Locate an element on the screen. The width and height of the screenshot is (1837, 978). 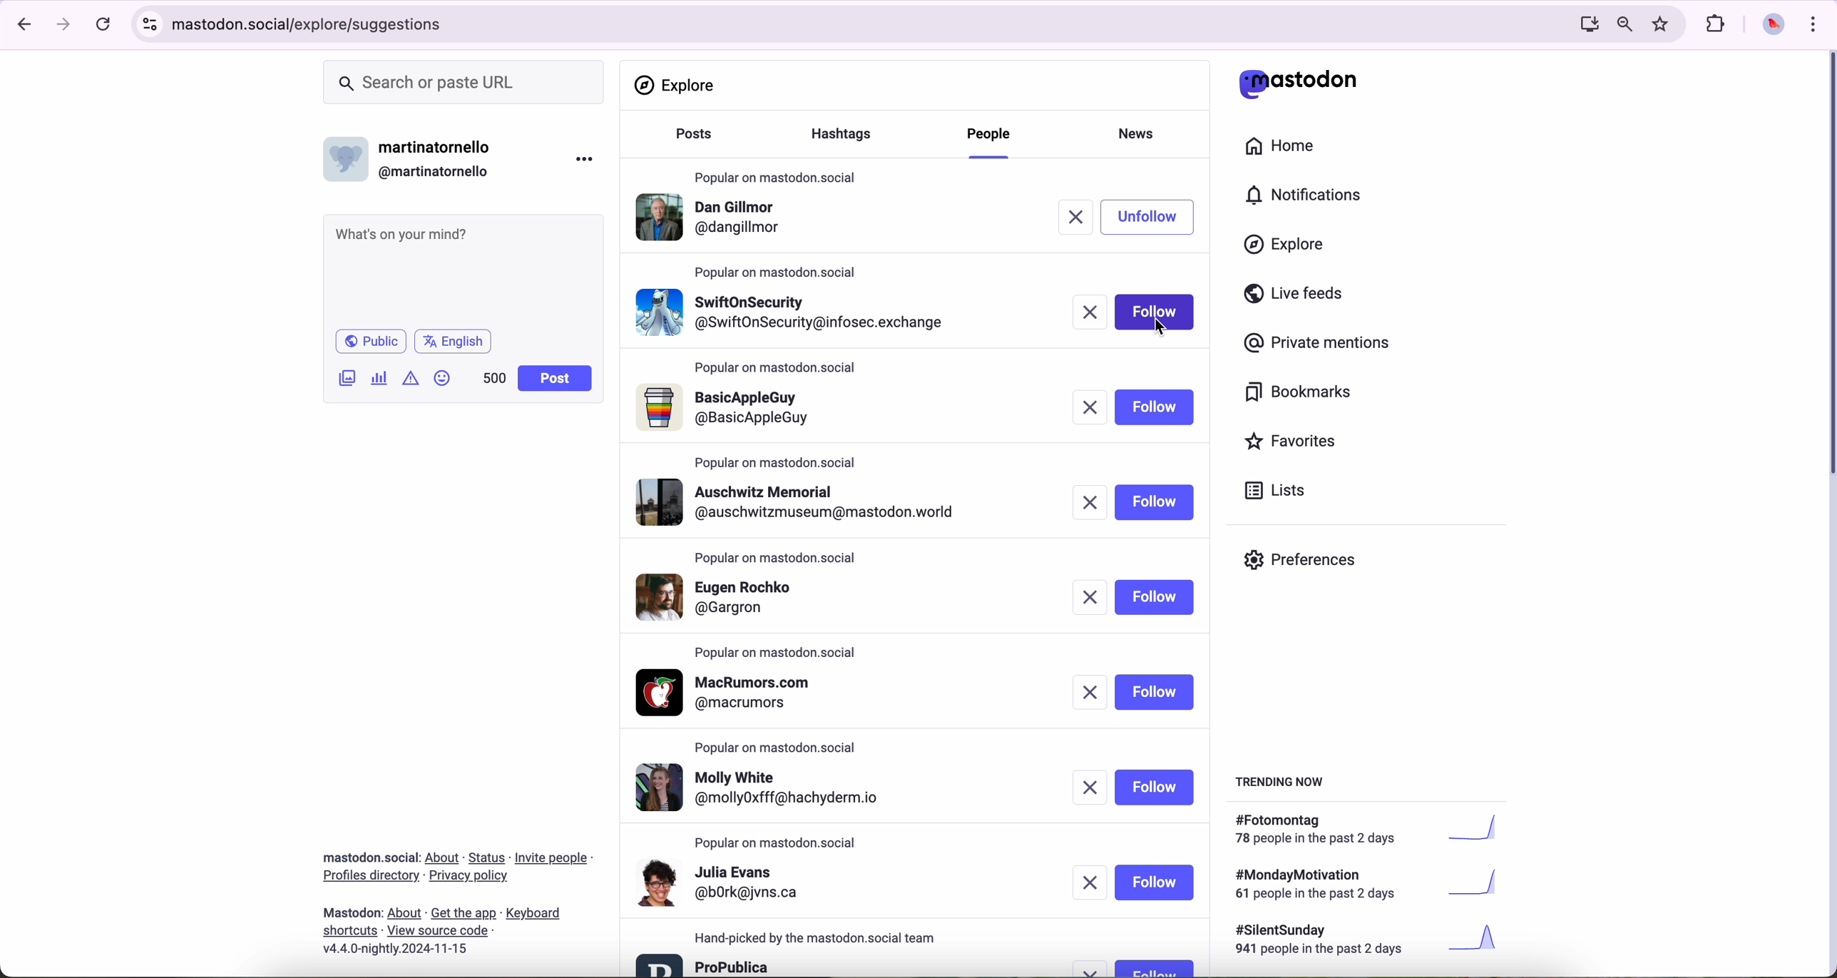
remove is located at coordinates (1090, 789).